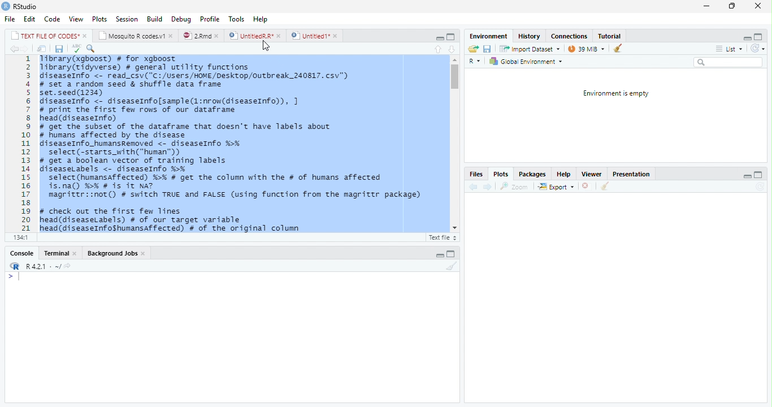 The width and height of the screenshot is (772, 407). Describe the element at coordinates (59, 254) in the screenshot. I see `Terminal` at that location.